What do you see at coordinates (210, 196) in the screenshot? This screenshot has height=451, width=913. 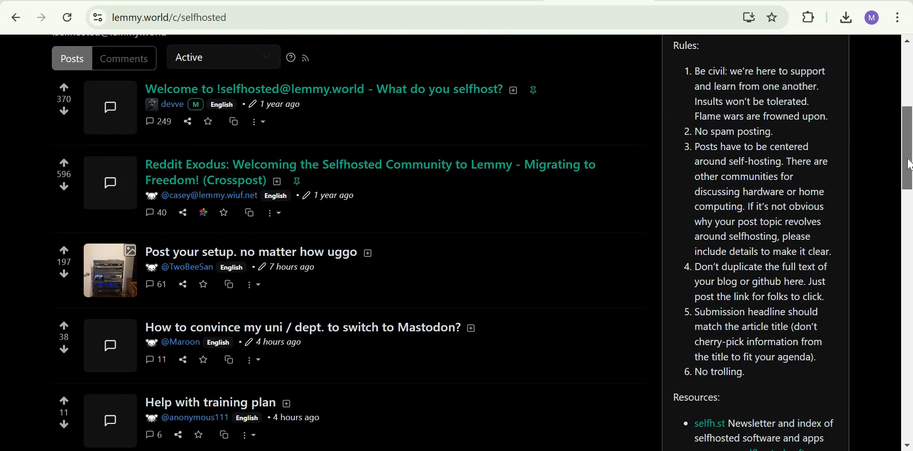 I see `user ID` at bounding box center [210, 196].